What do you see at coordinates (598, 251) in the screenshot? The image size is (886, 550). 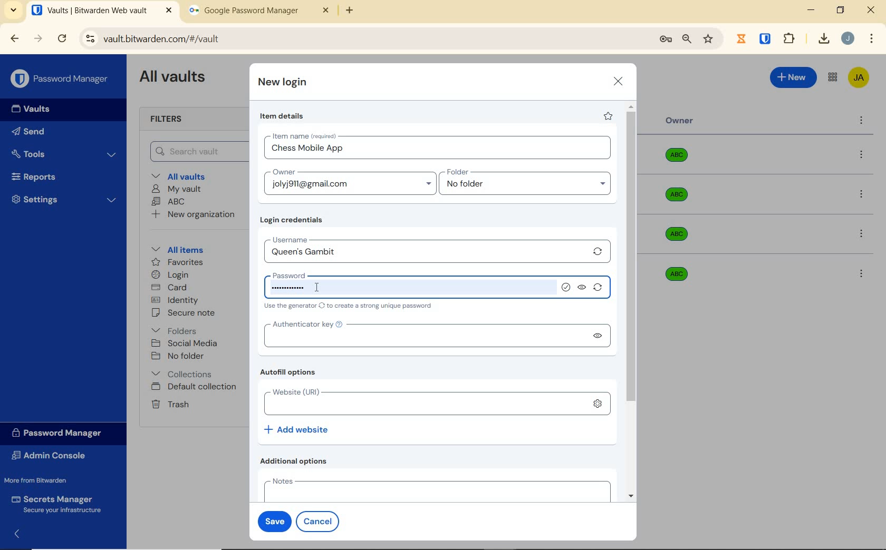 I see `generate` at bounding box center [598, 251].